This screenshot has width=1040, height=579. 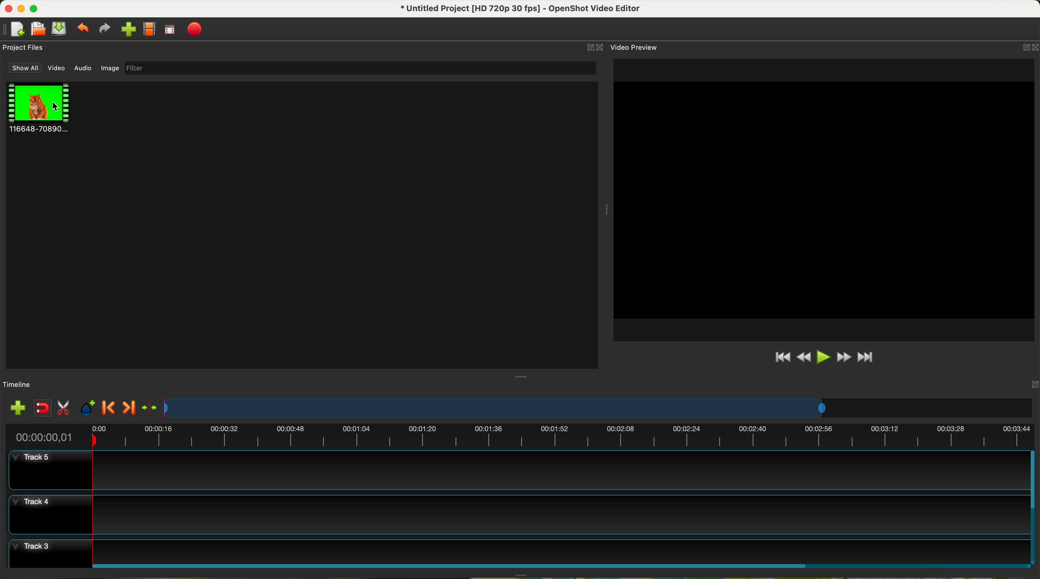 What do you see at coordinates (521, 9) in the screenshot?
I see `file name` at bounding box center [521, 9].